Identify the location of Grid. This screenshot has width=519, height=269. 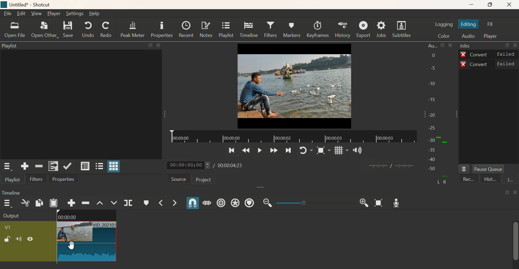
(338, 151).